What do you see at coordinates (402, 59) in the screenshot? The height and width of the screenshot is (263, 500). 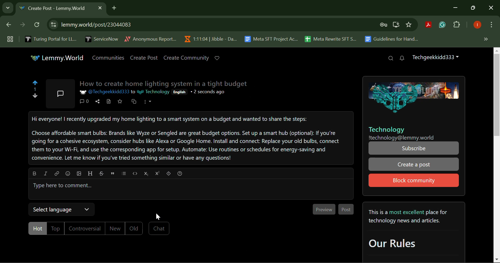 I see `Notifications` at bounding box center [402, 59].